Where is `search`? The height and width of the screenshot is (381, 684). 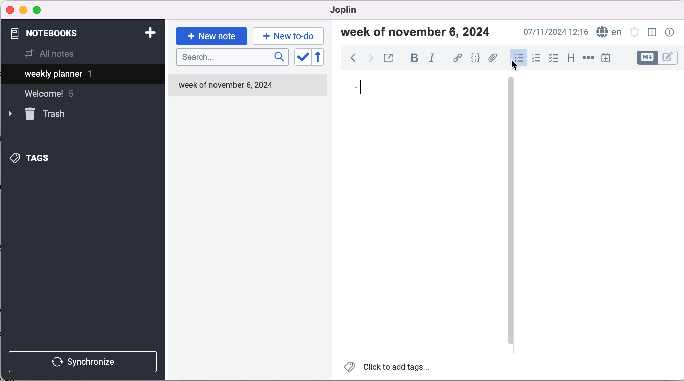
search is located at coordinates (232, 57).